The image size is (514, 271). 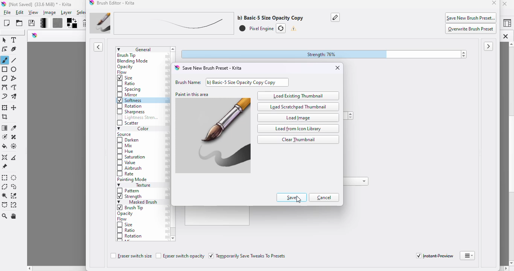 I want to click on vertical scroll bar, so click(x=173, y=232).